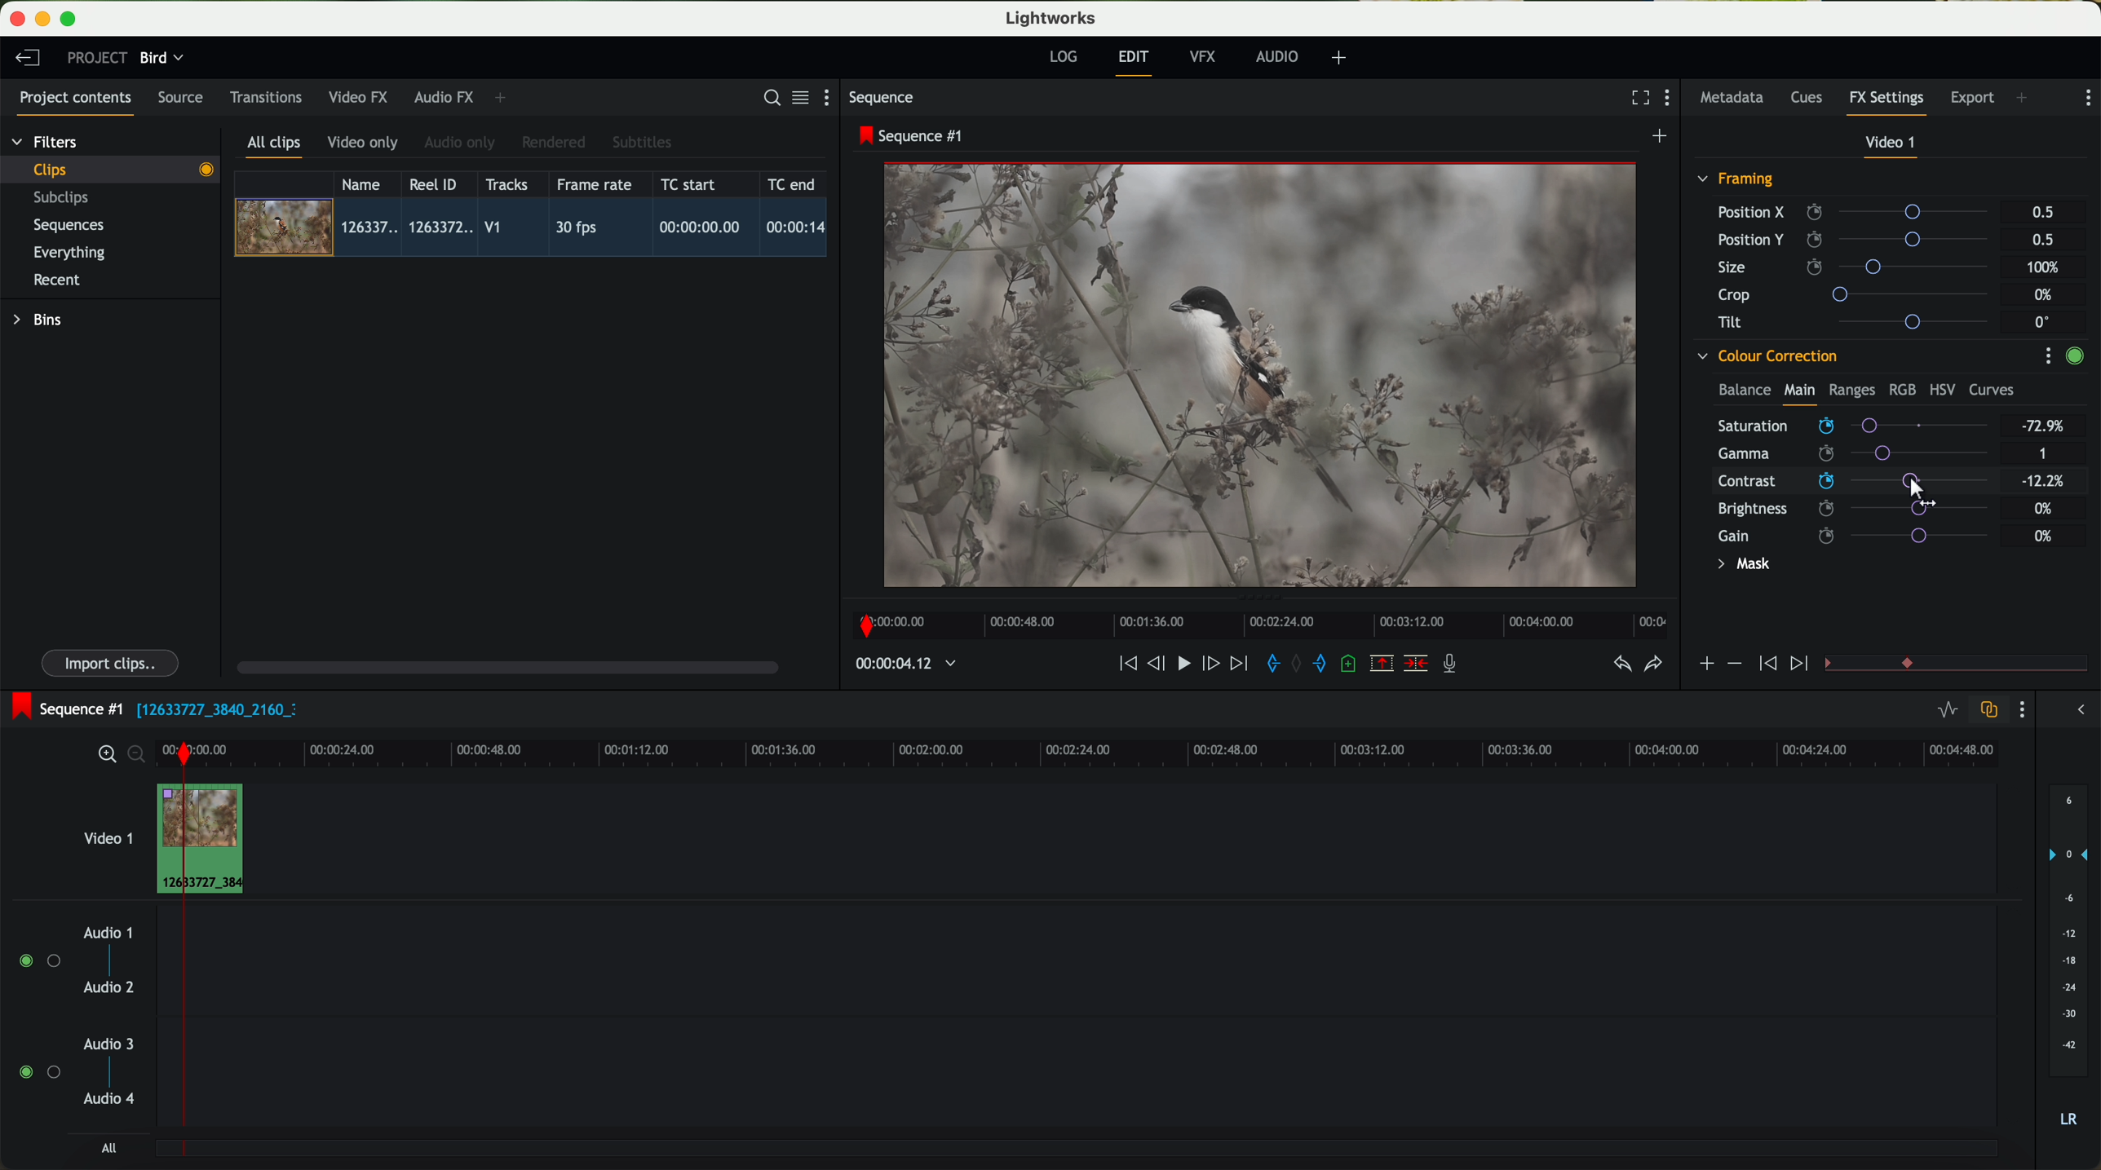 The height and width of the screenshot is (1170, 2101). Describe the element at coordinates (2044, 536) in the screenshot. I see `0%` at that location.